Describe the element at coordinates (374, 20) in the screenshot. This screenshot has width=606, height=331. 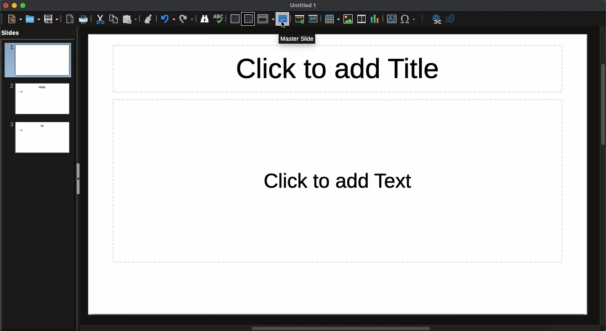
I see `Chart` at that location.